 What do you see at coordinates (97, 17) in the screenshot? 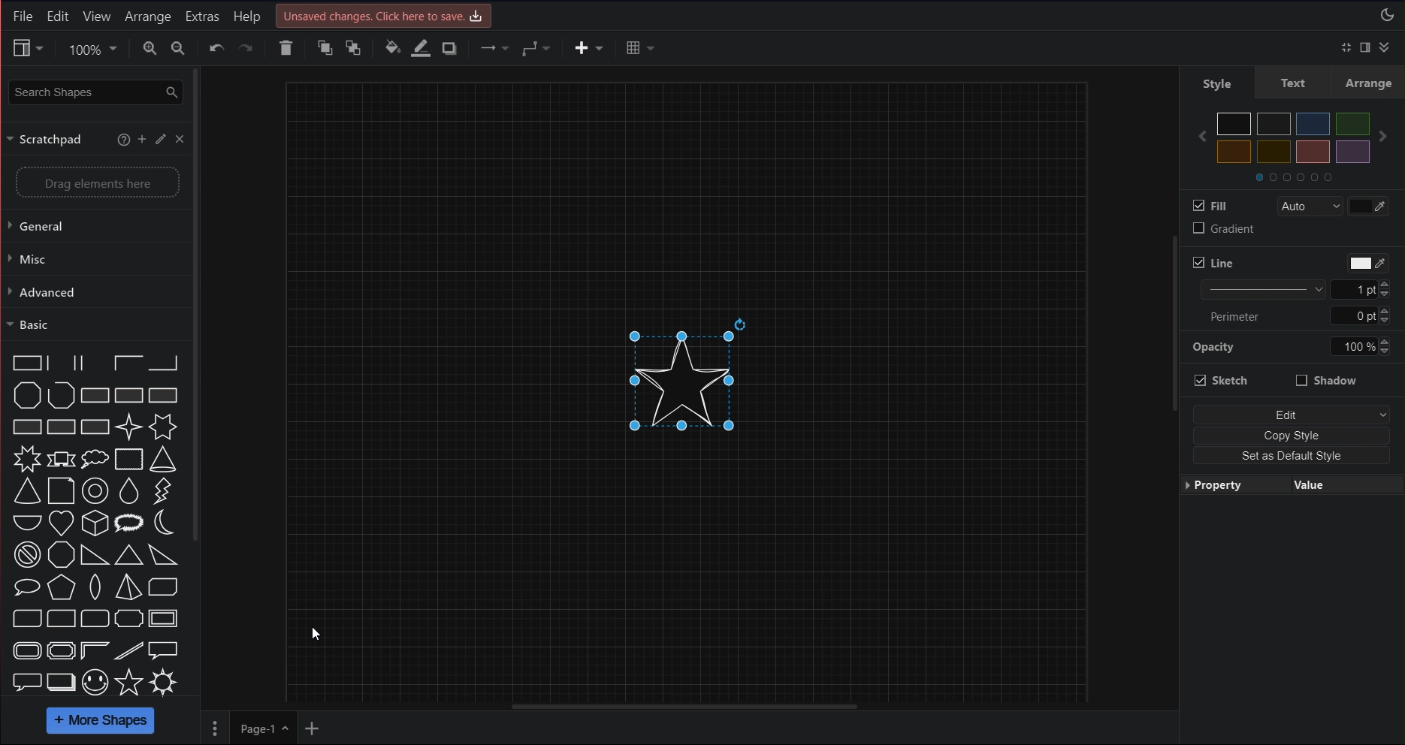
I see `View` at bounding box center [97, 17].